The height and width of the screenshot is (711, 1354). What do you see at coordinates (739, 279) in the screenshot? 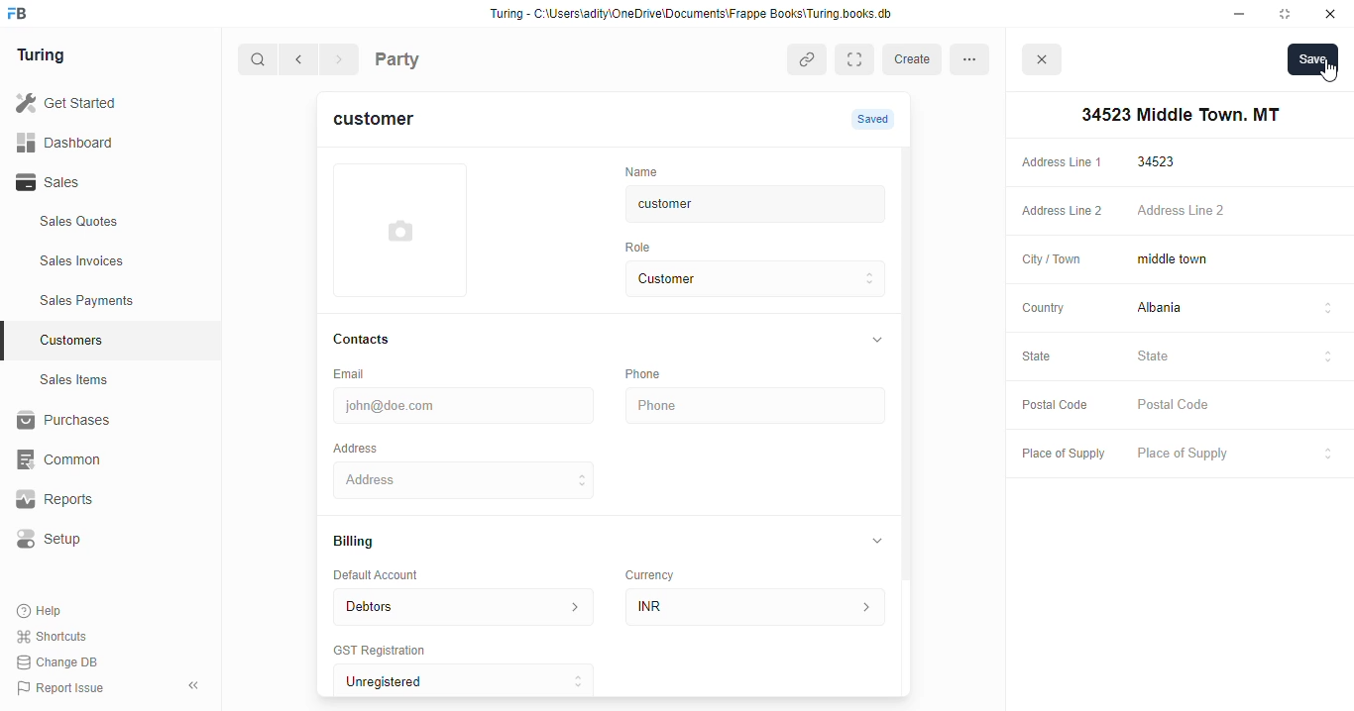
I see `Customer` at bounding box center [739, 279].